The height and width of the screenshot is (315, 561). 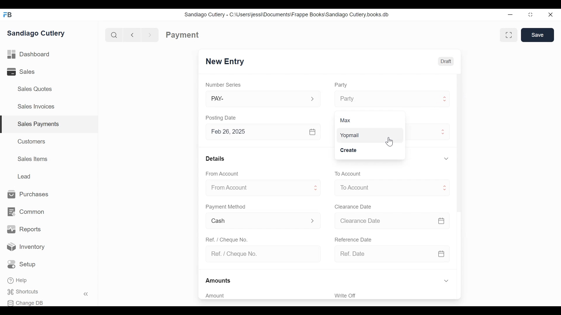 I want to click on Sandiago Cutlery, so click(x=37, y=33).